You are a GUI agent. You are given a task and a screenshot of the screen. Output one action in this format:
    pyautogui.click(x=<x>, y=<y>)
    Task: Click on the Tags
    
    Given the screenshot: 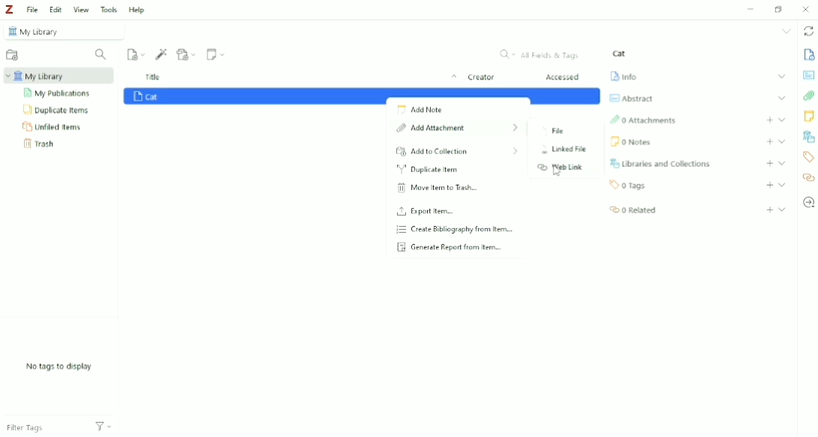 What is the action you would take?
    pyautogui.click(x=808, y=156)
    